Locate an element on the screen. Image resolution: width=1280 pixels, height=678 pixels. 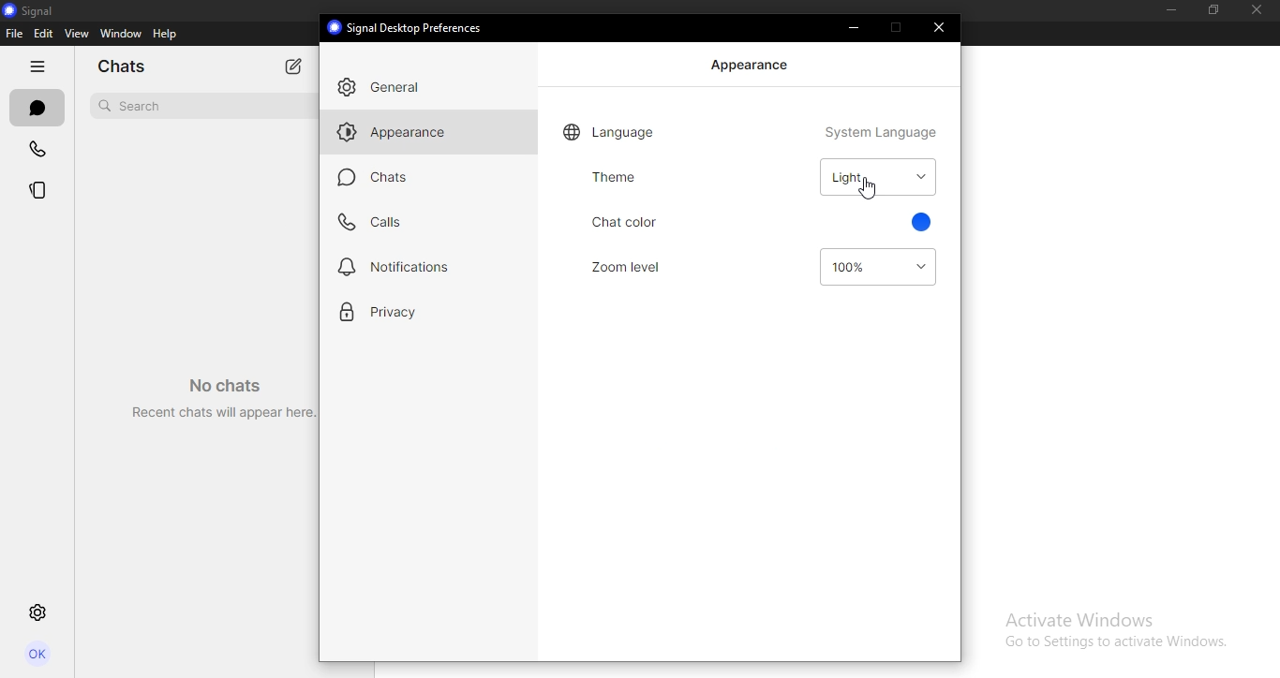
stories is located at coordinates (38, 189).